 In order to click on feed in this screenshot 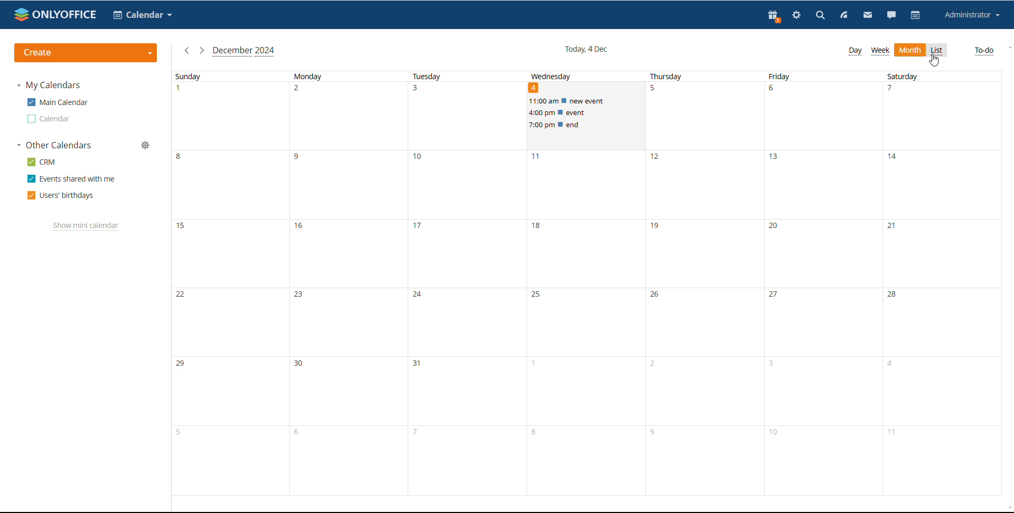, I will do `click(842, 15)`.